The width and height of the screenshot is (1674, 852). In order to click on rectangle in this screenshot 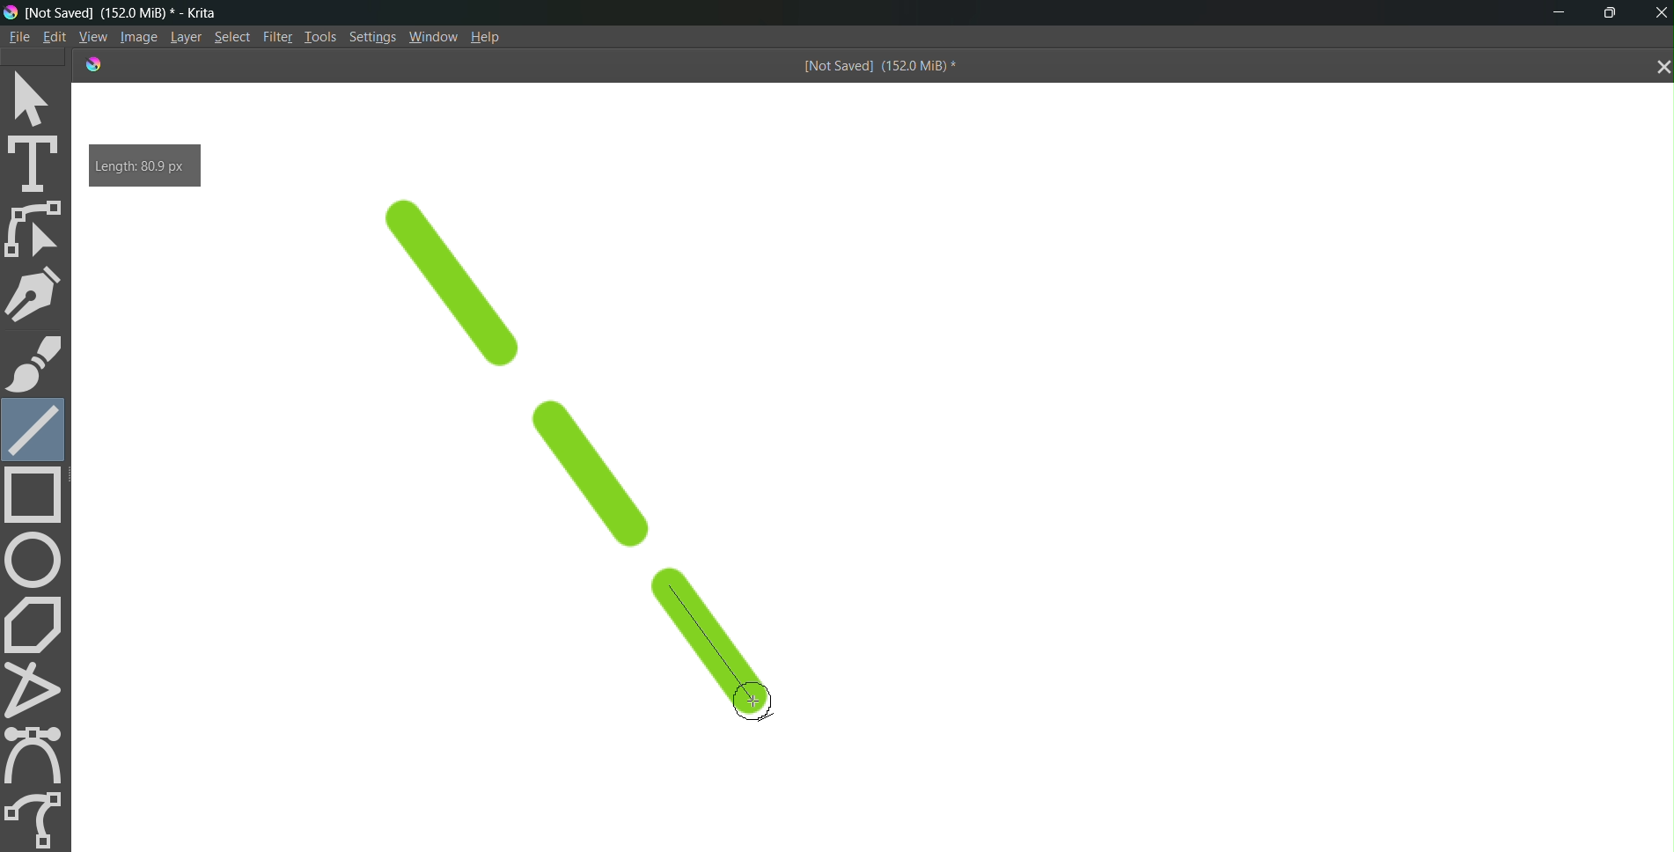, I will do `click(39, 496)`.